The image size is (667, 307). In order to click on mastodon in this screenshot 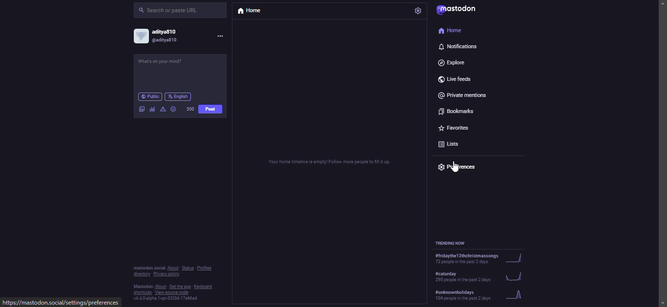, I will do `click(458, 9)`.